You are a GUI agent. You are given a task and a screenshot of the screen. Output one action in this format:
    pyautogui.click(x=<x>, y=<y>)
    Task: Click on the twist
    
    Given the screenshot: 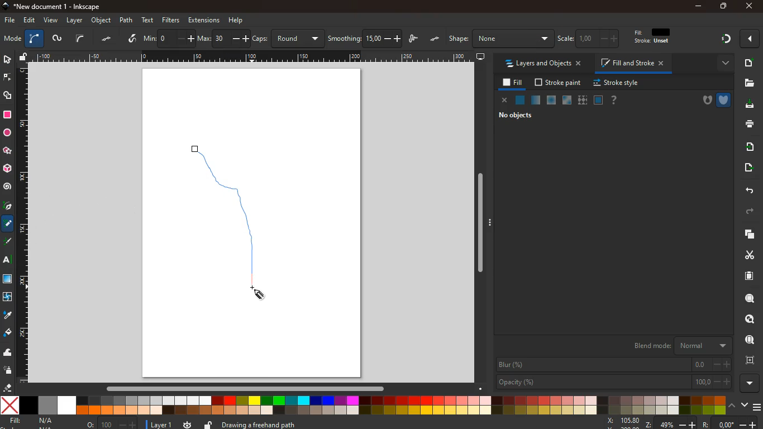 What is the action you would take?
    pyautogui.click(x=8, y=297)
    